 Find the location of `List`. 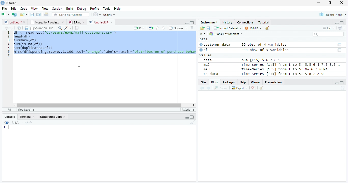

List is located at coordinates (328, 28).